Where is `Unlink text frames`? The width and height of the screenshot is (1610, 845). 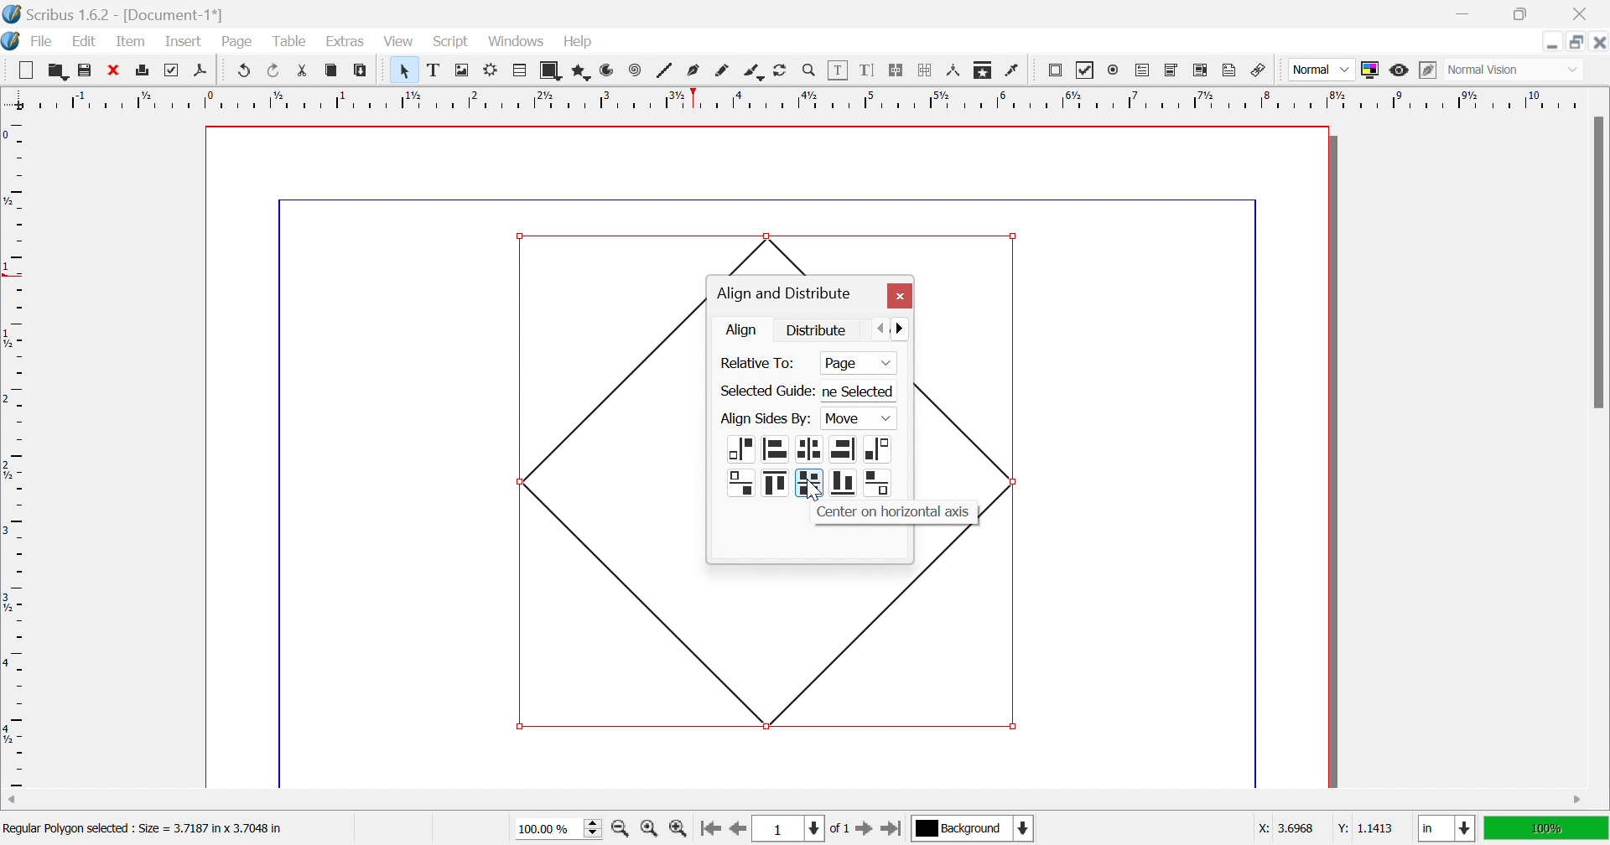
Unlink text frames is located at coordinates (925, 70).